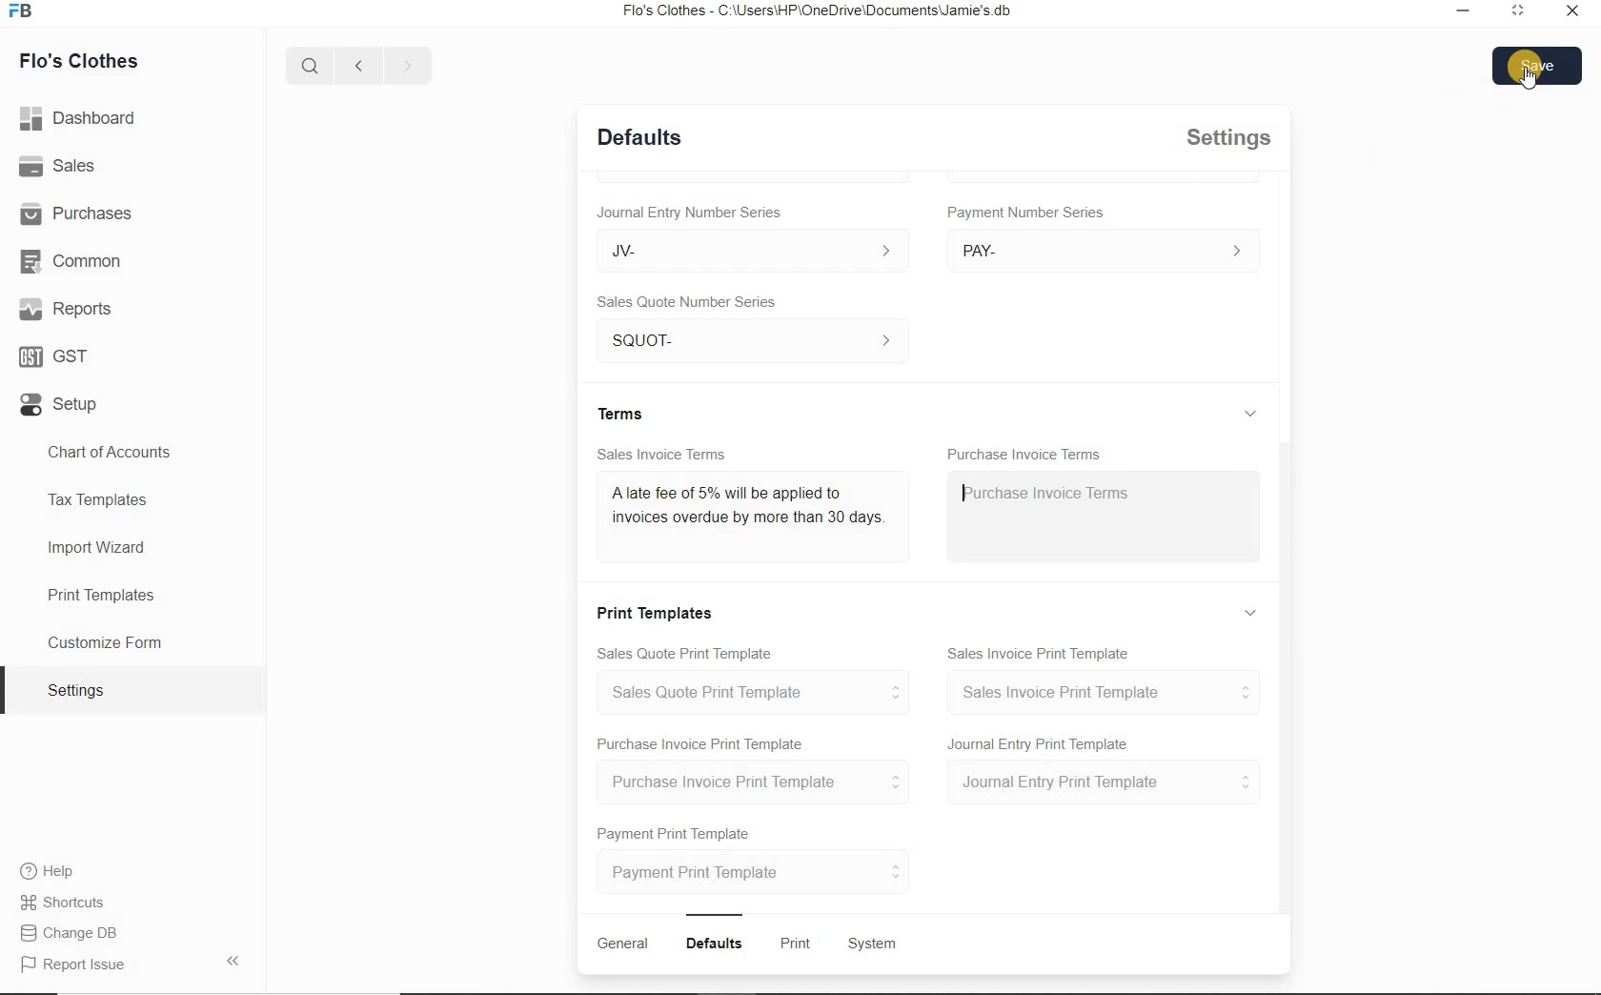 The image size is (1601, 995). Describe the element at coordinates (52, 357) in the screenshot. I see `GST` at that location.